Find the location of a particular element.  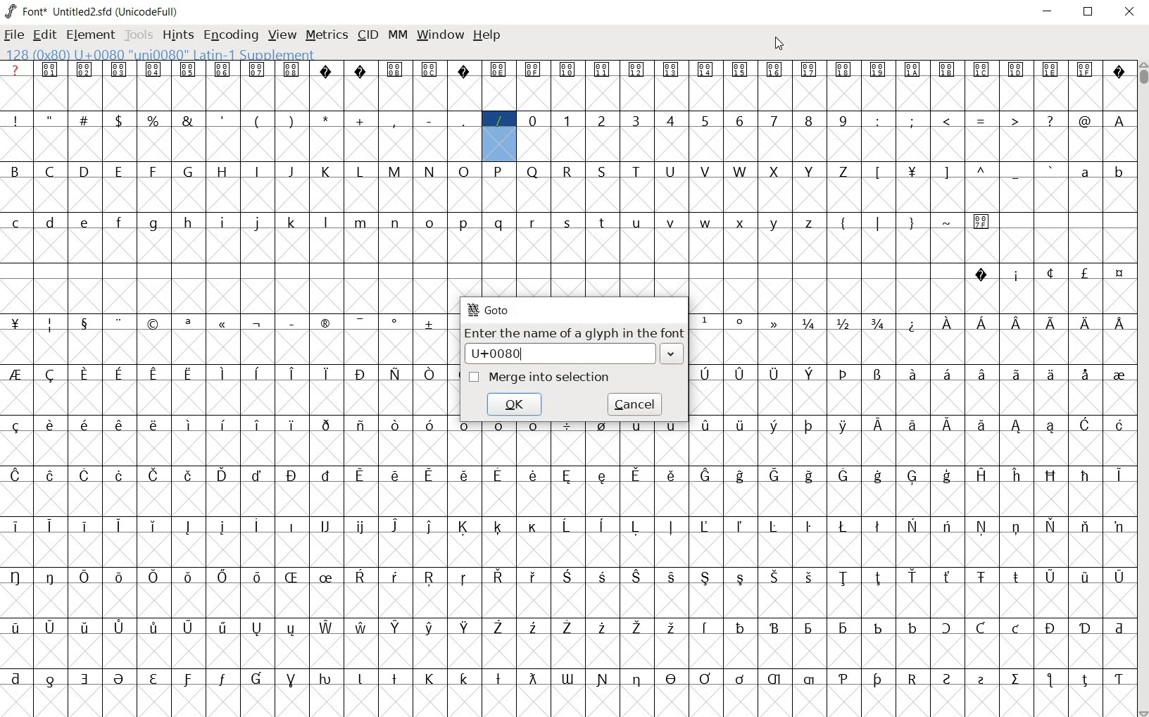

glyph is located at coordinates (290, 630).